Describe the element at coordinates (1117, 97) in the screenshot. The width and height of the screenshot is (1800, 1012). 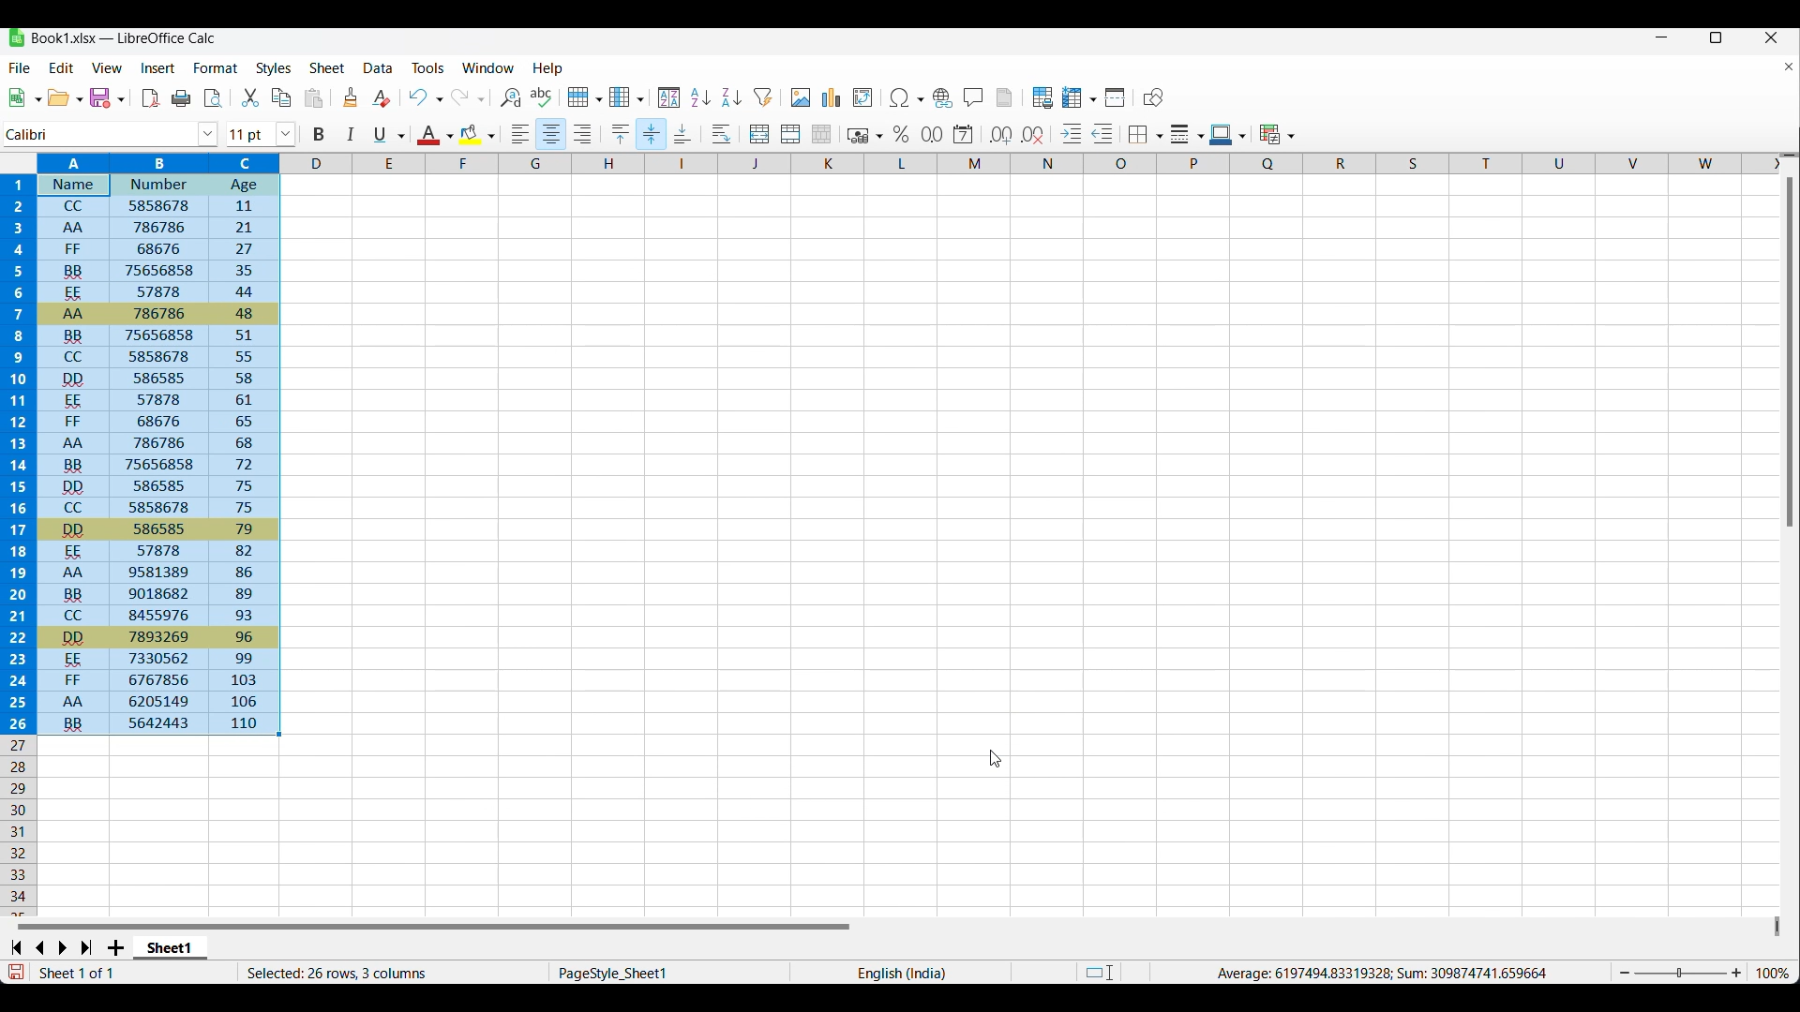
I see `Split window` at that location.